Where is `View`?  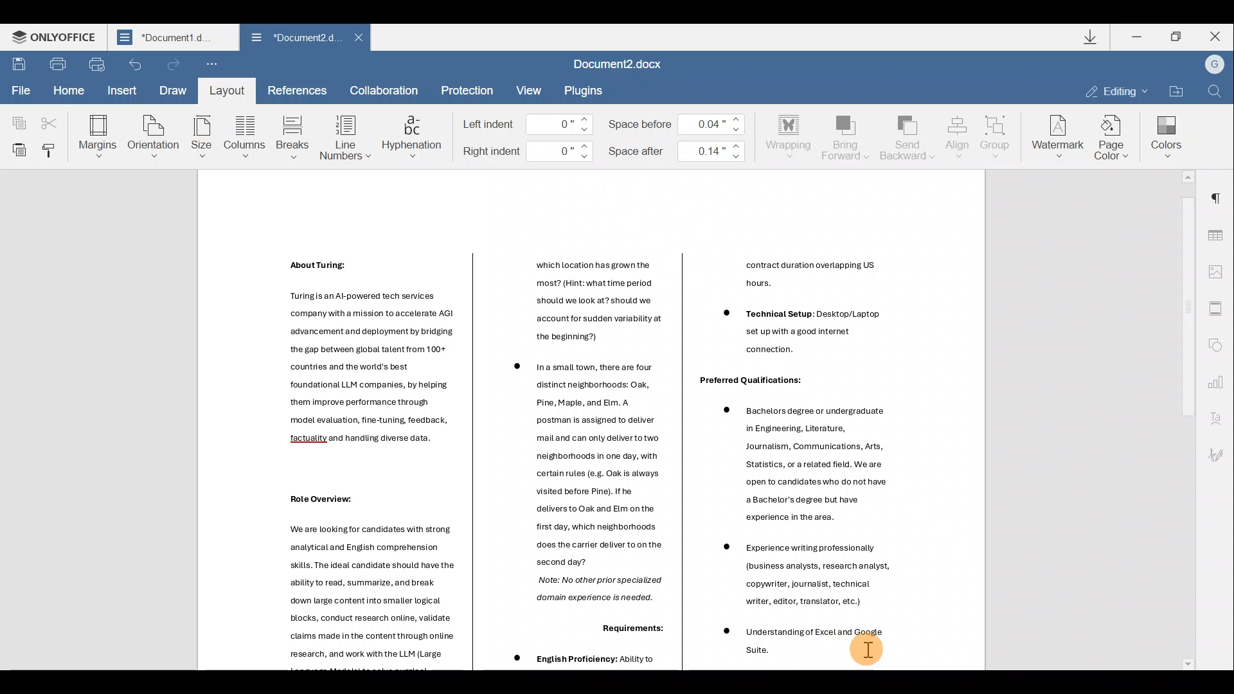
View is located at coordinates (530, 90).